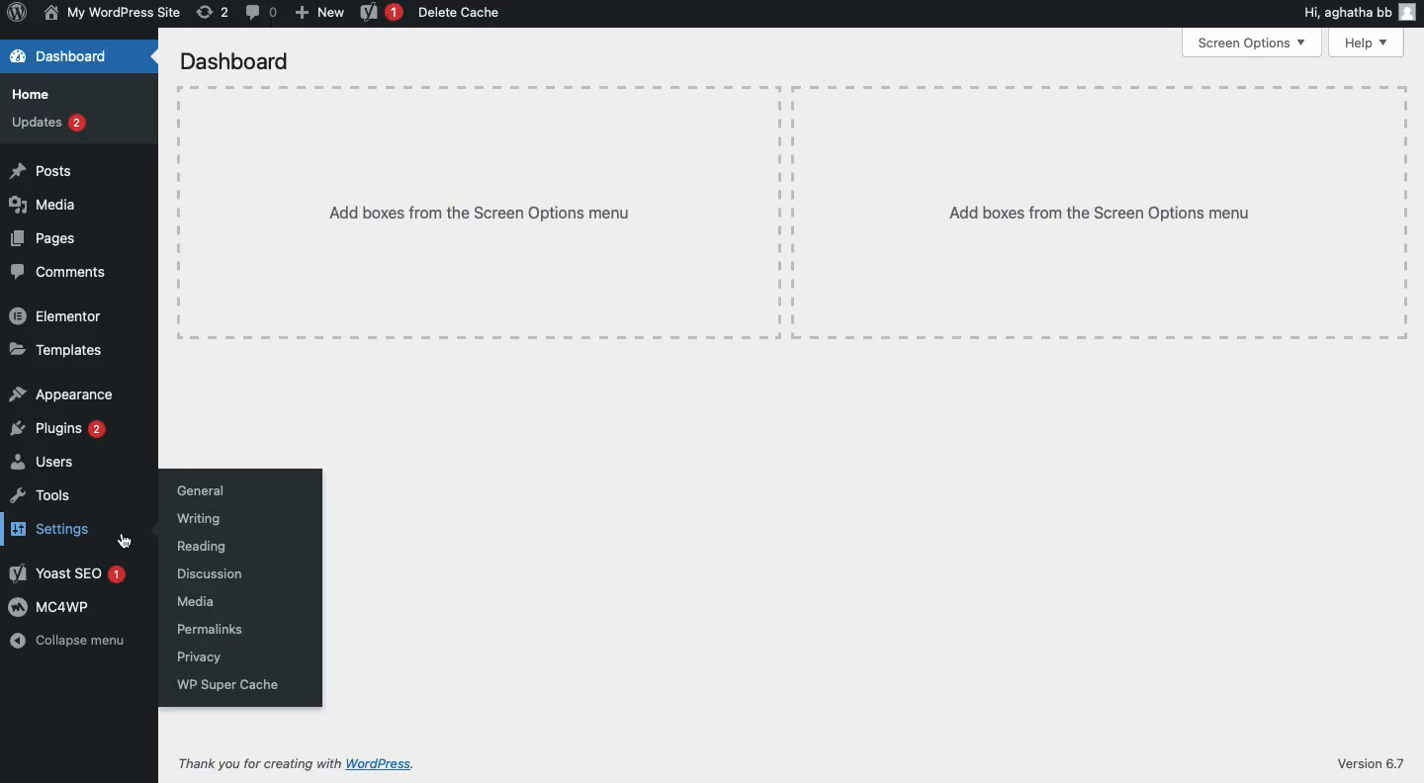 This screenshot has width=1424, height=783. What do you see at coordinates (28, 93) in the screenshot?
I see `Home` at bounding box center [28, 93].